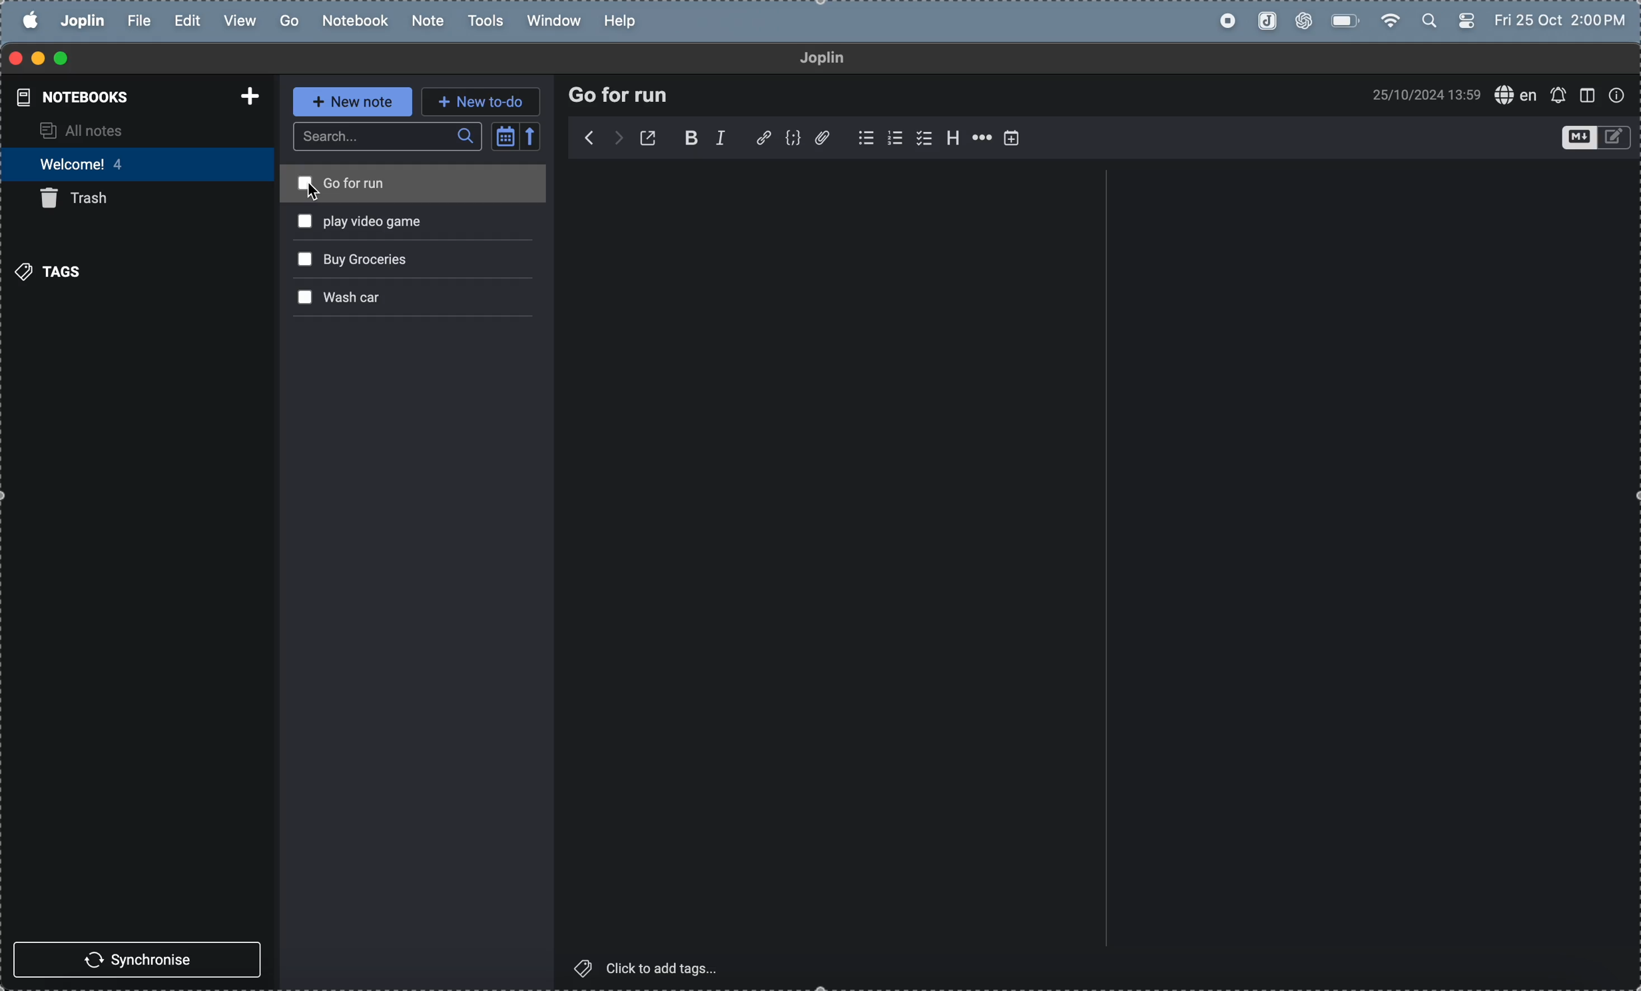  What do you see at coordinates (795, 140) in the screenshot?
I see `code` at bounding box center [795, 140].